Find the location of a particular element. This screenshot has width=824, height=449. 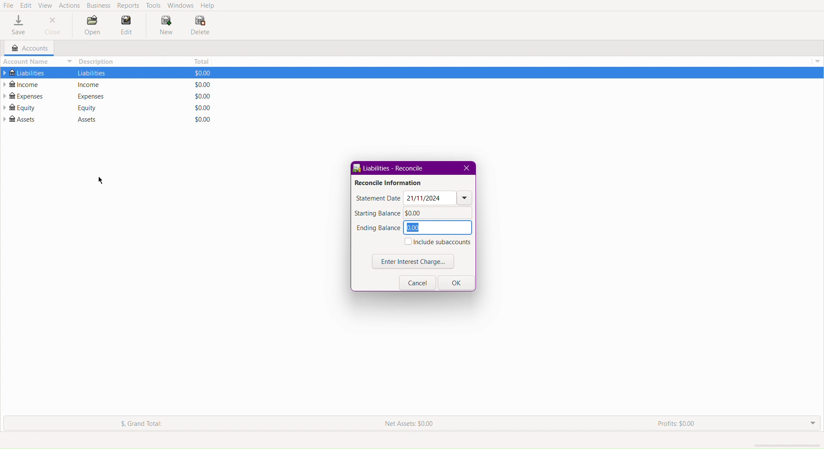

Business is located at coordinates (99, 6).